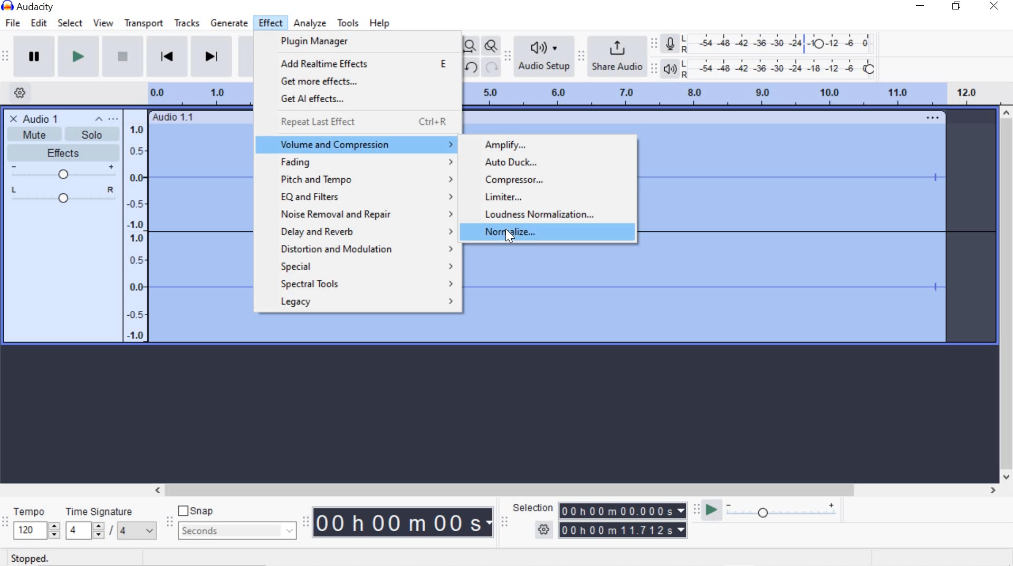  What do you see at coordinates (534, 508) in the screenshot?
I see `SELECTION` at bounding box center [534, 508].